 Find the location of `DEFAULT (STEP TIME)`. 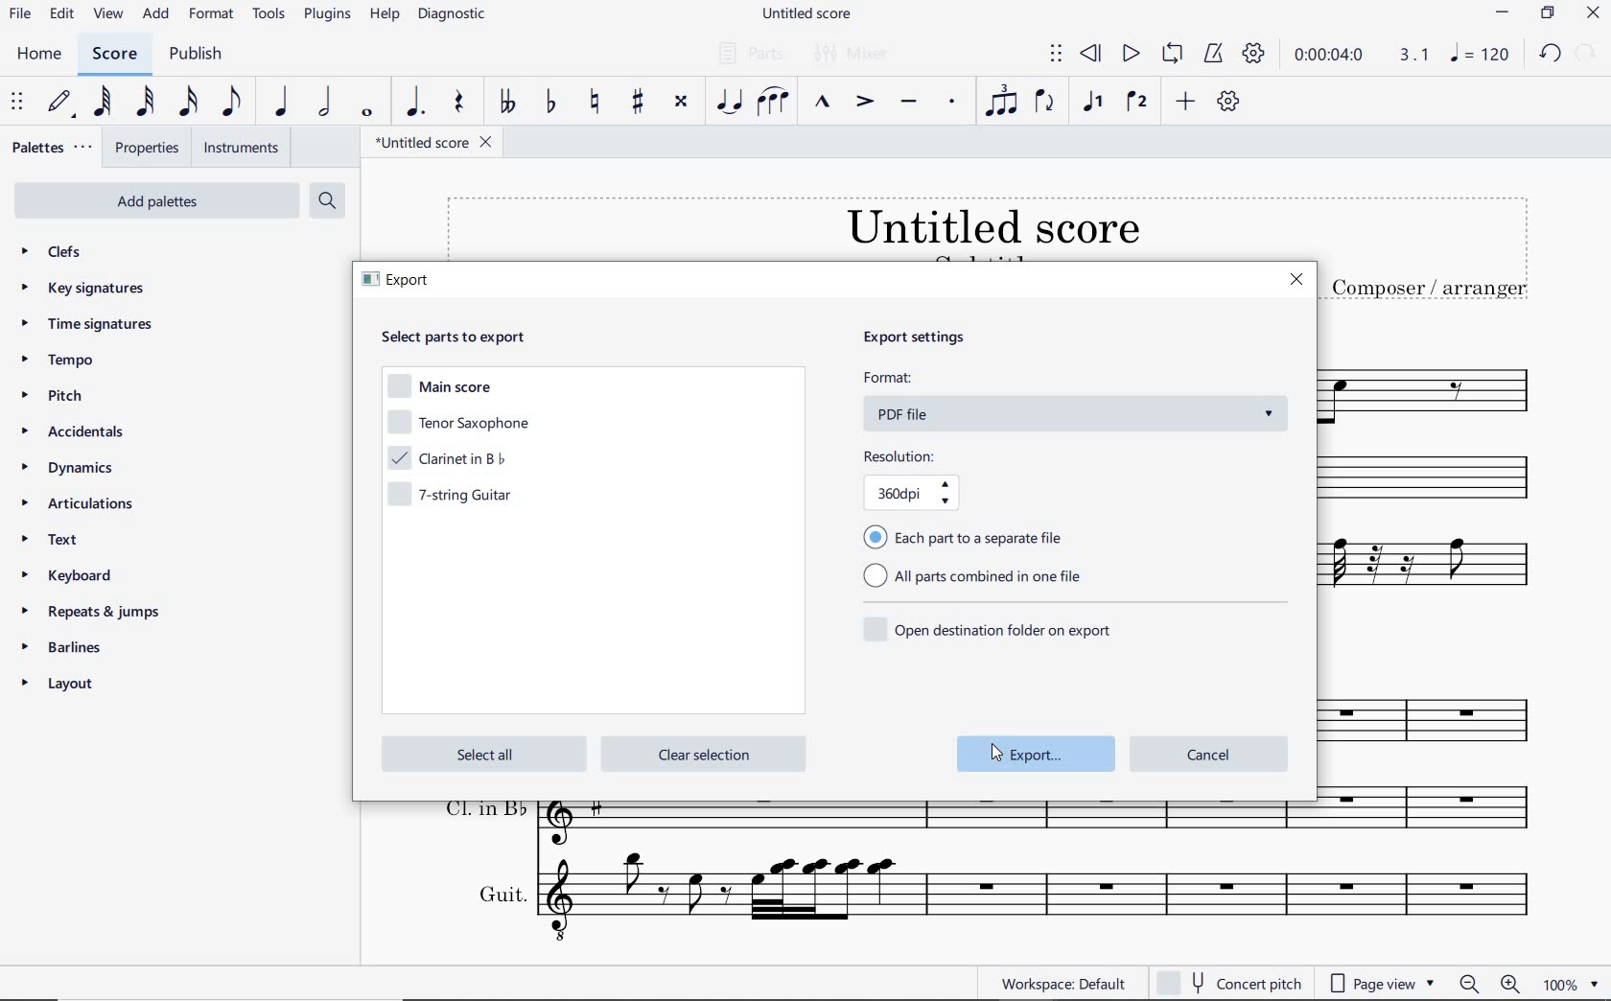

DEFAULT (STEP TIME) is located at coordinates (58, 103).